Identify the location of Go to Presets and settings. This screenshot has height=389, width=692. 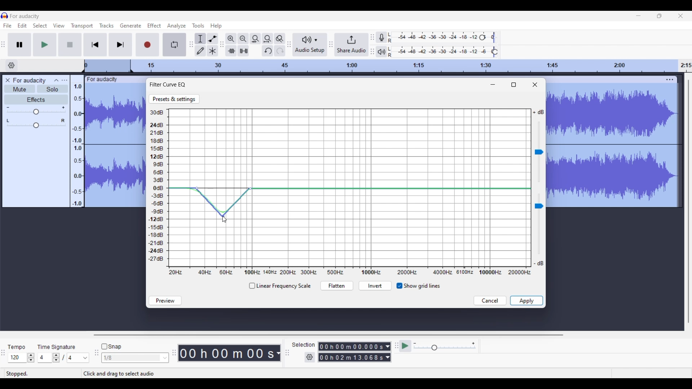
(174, 99).